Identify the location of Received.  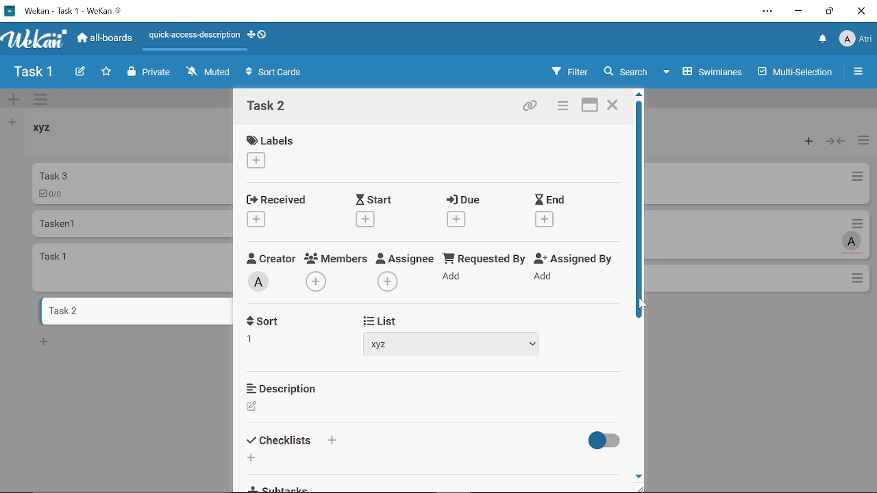
(277, 201).